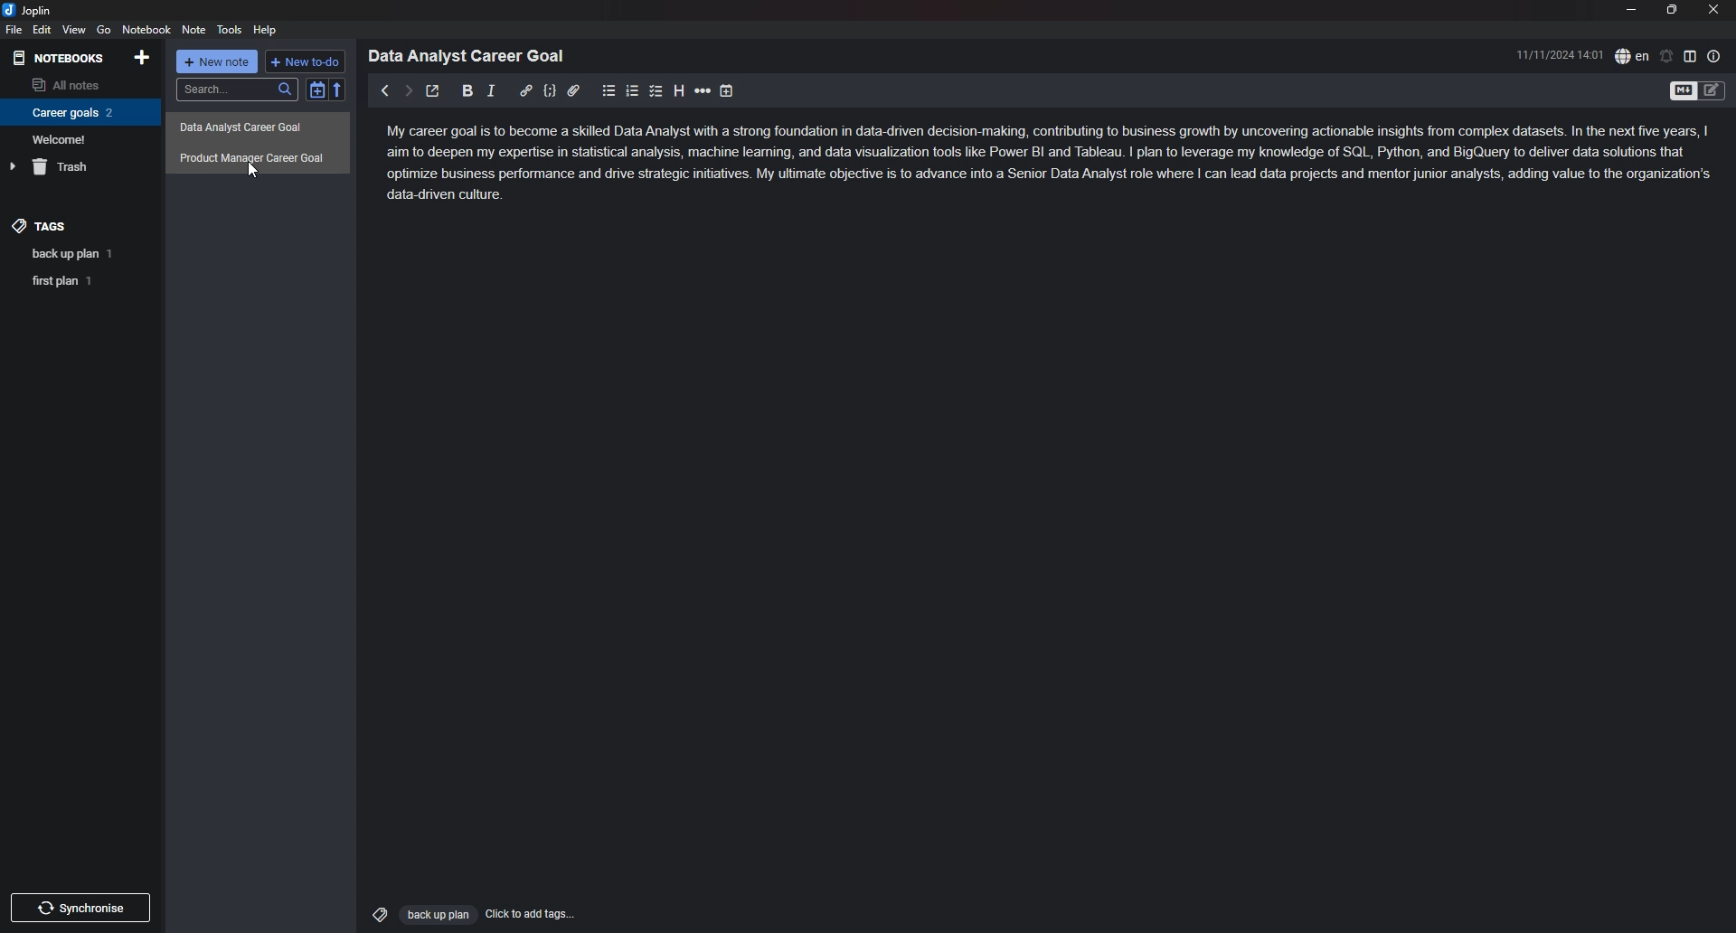 The width and height of the screenshot is (1736, 933). I want to click on toggle external editor, so click(434, 90).